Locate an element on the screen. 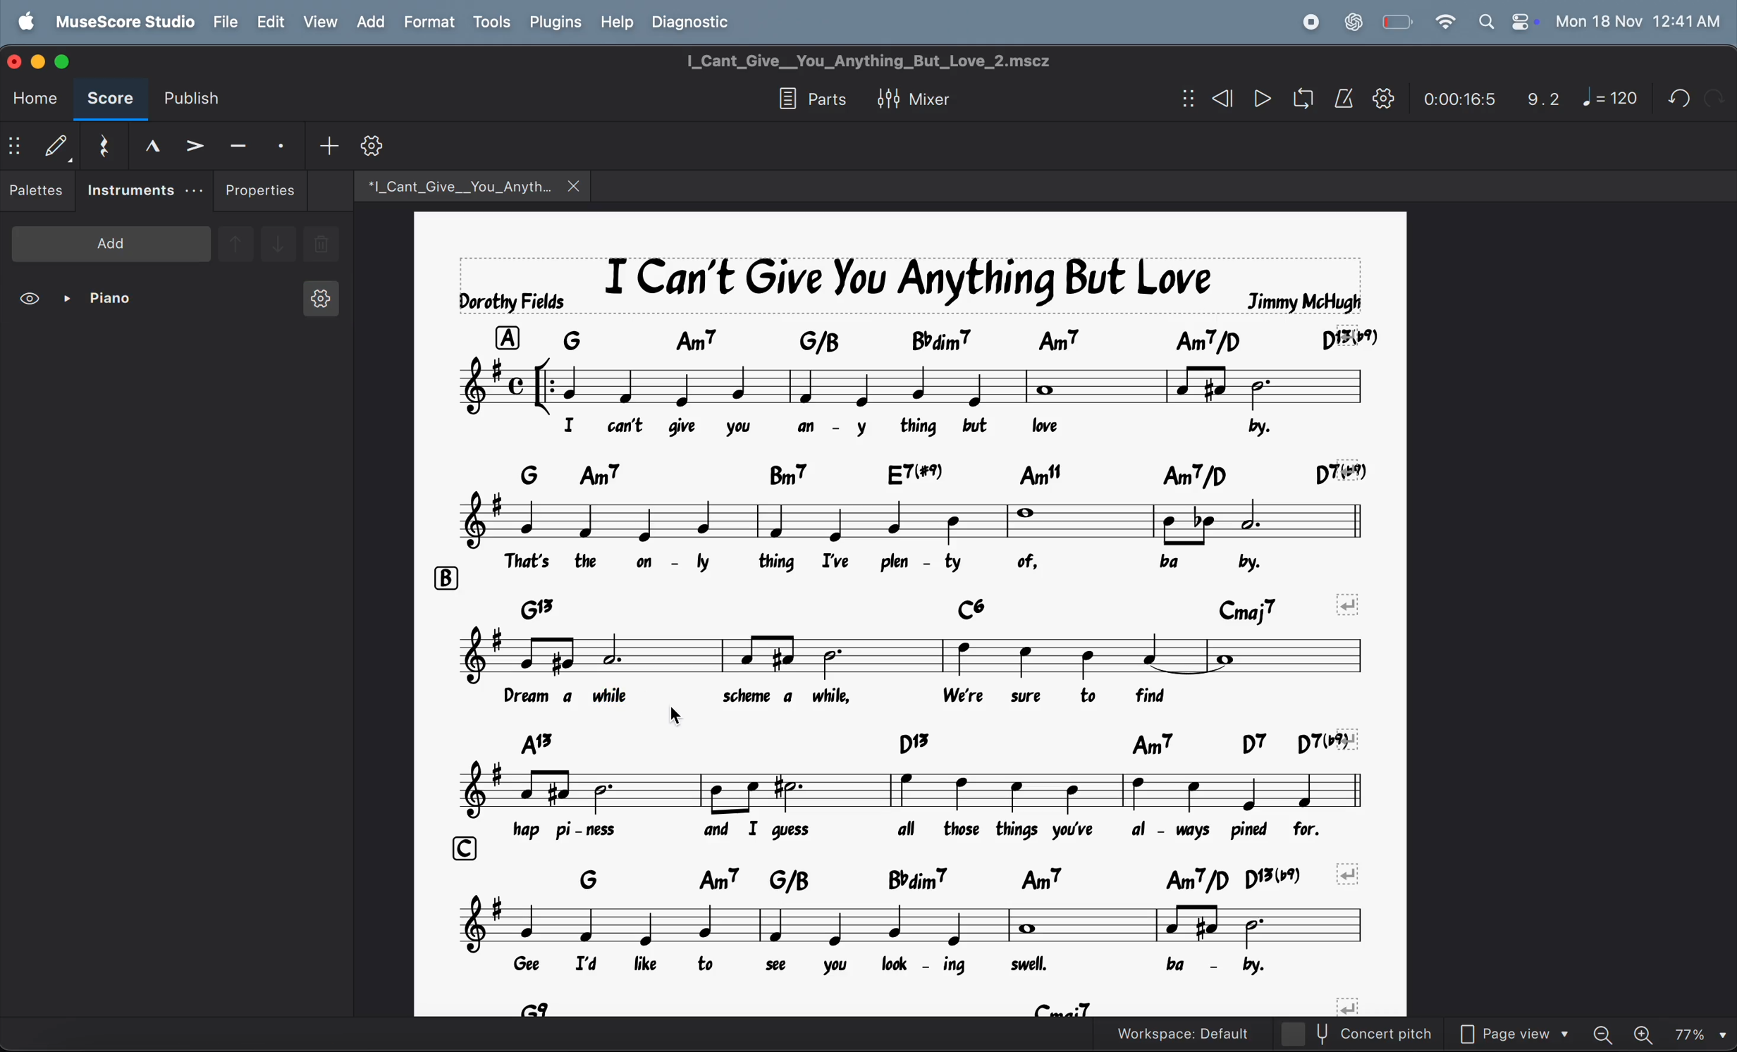 Image resolution: width=1737 pixels, height=1052 pixels. stacatto is located at coordinates (281, 142).